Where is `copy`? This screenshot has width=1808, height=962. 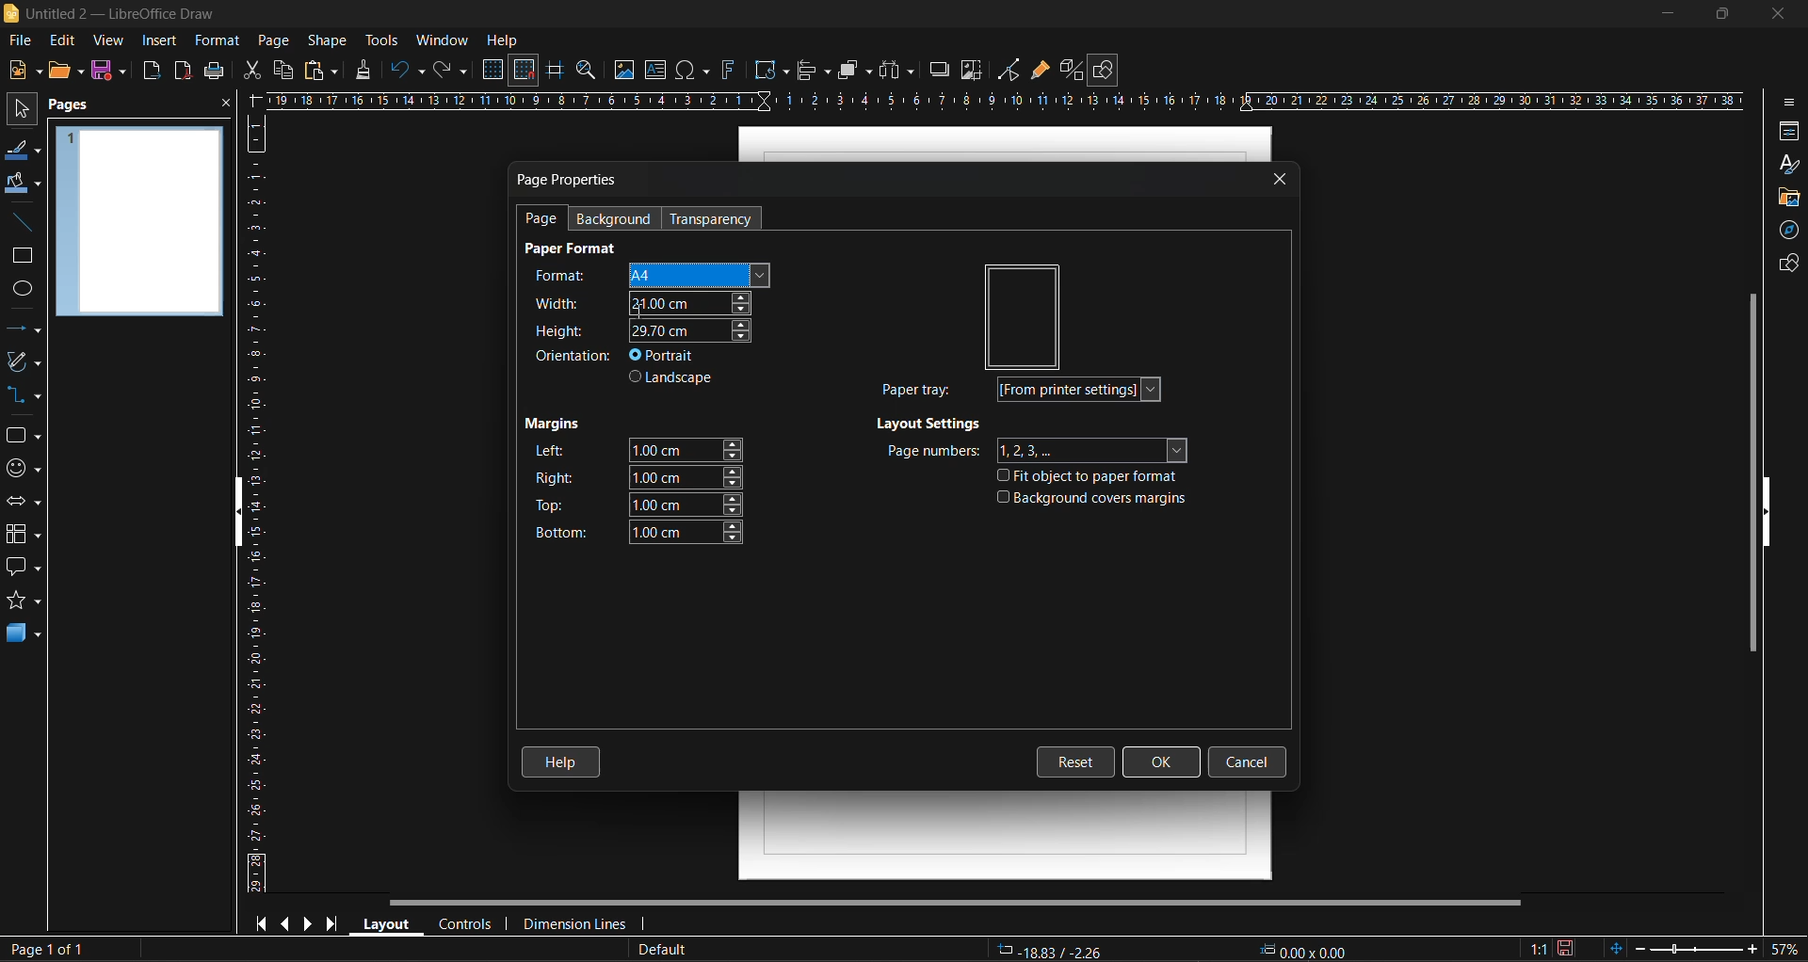
copy is located at coordinates (282, 71).